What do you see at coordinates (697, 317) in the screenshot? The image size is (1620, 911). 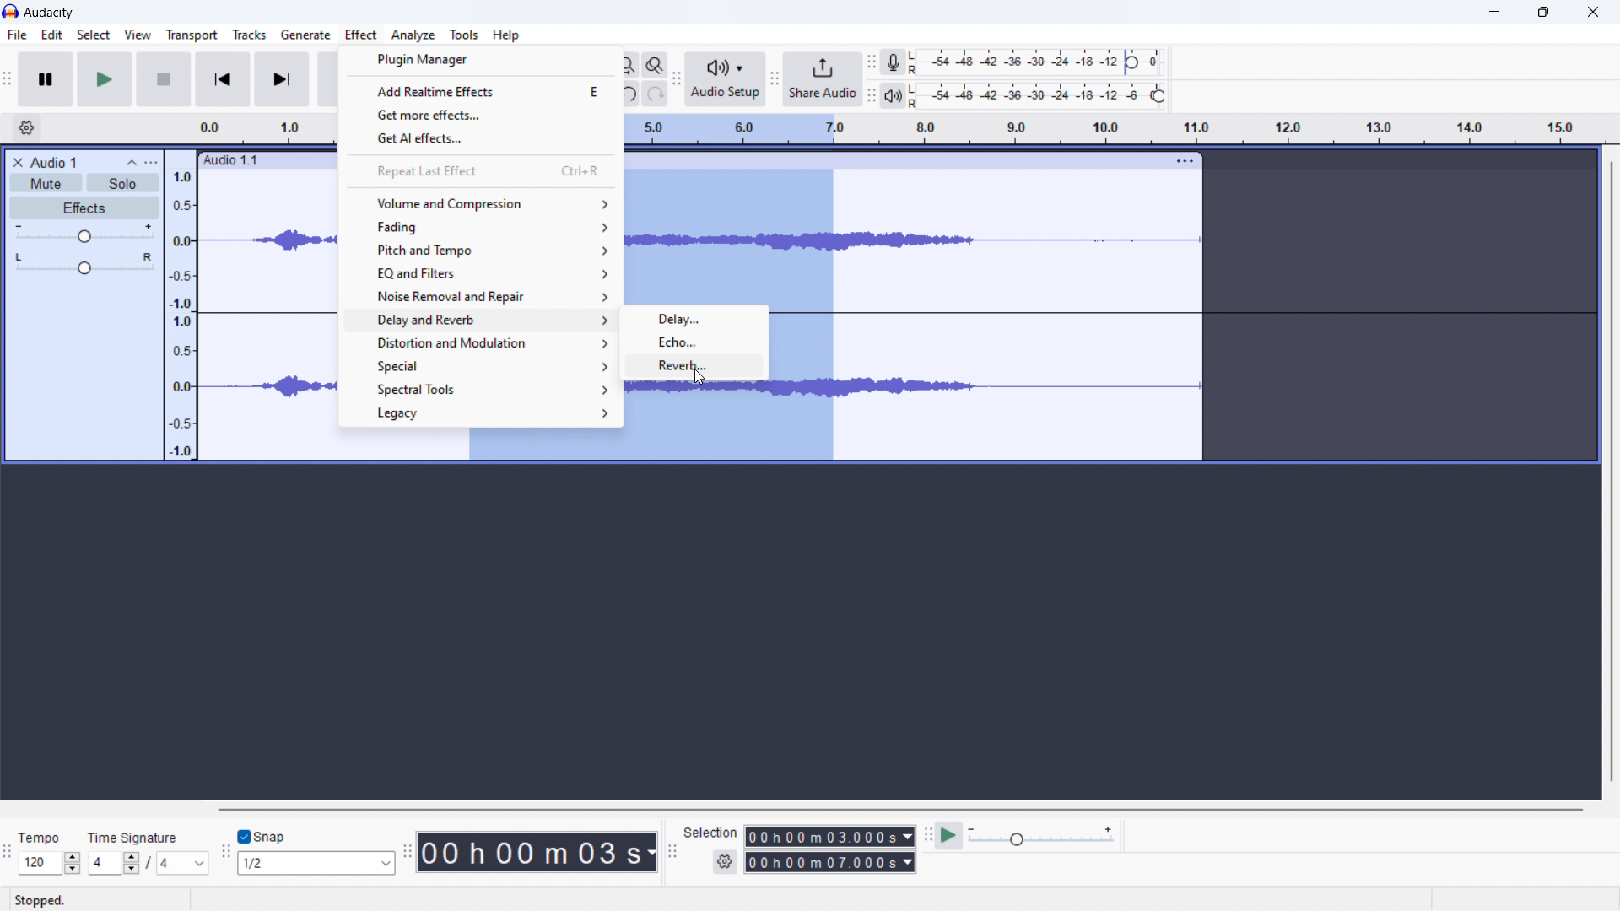 I see `delay...` at bounding box center [697, 317].